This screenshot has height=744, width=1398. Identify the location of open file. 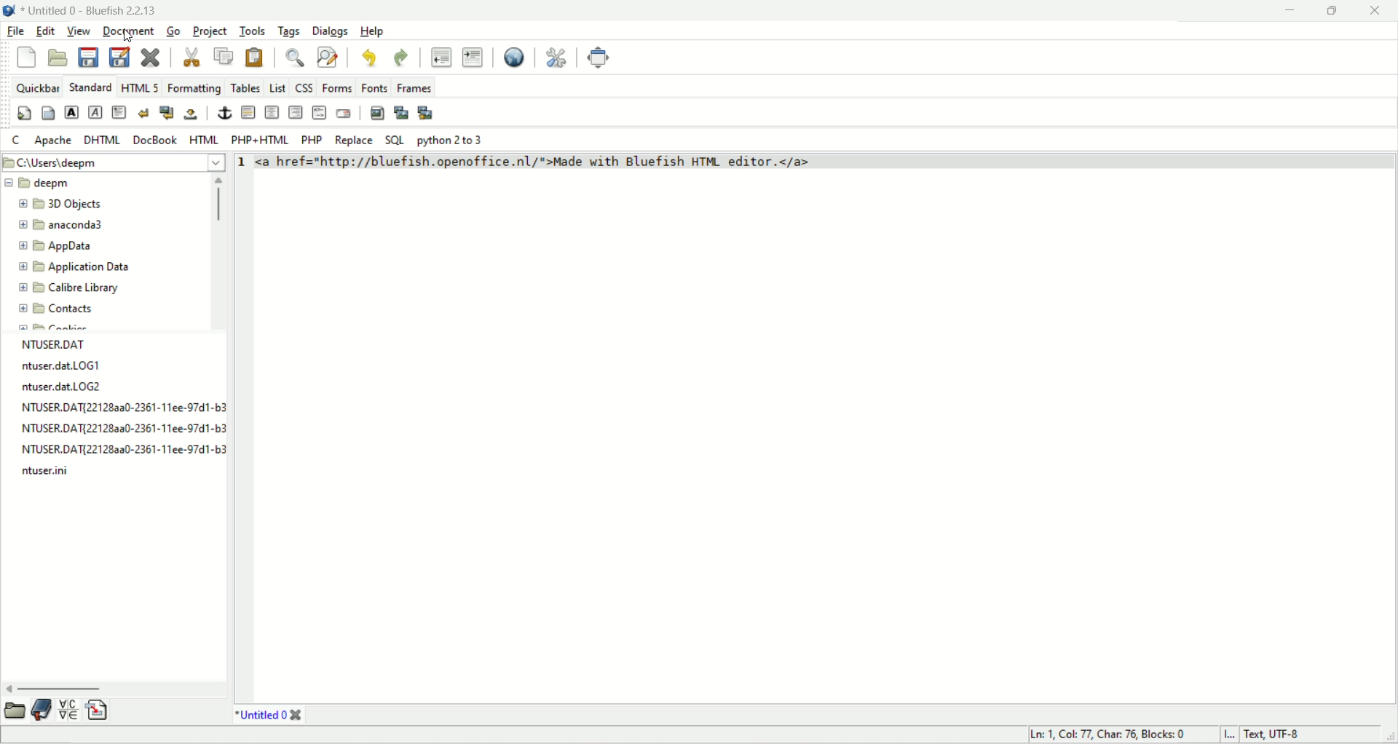
(57, 58).